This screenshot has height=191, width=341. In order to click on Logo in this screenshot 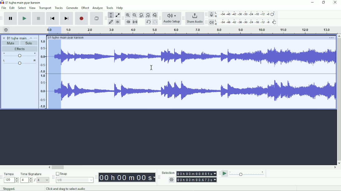, I will do `click(2, 2)`.